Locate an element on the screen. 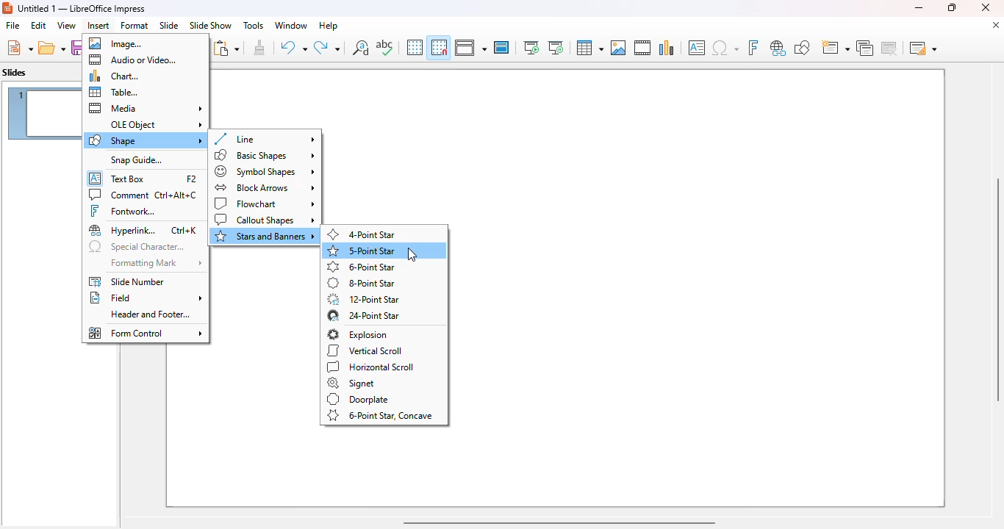 This screenshot has height=529, width=1004. vertical scroll is located at coordinates (364, 350).